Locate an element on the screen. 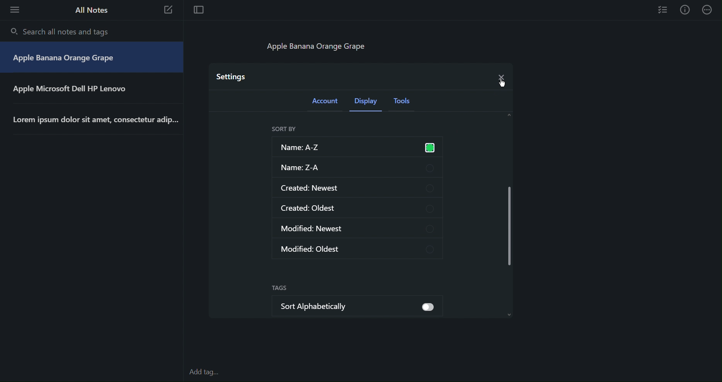  scroll down is located at coordinates (513, 316).